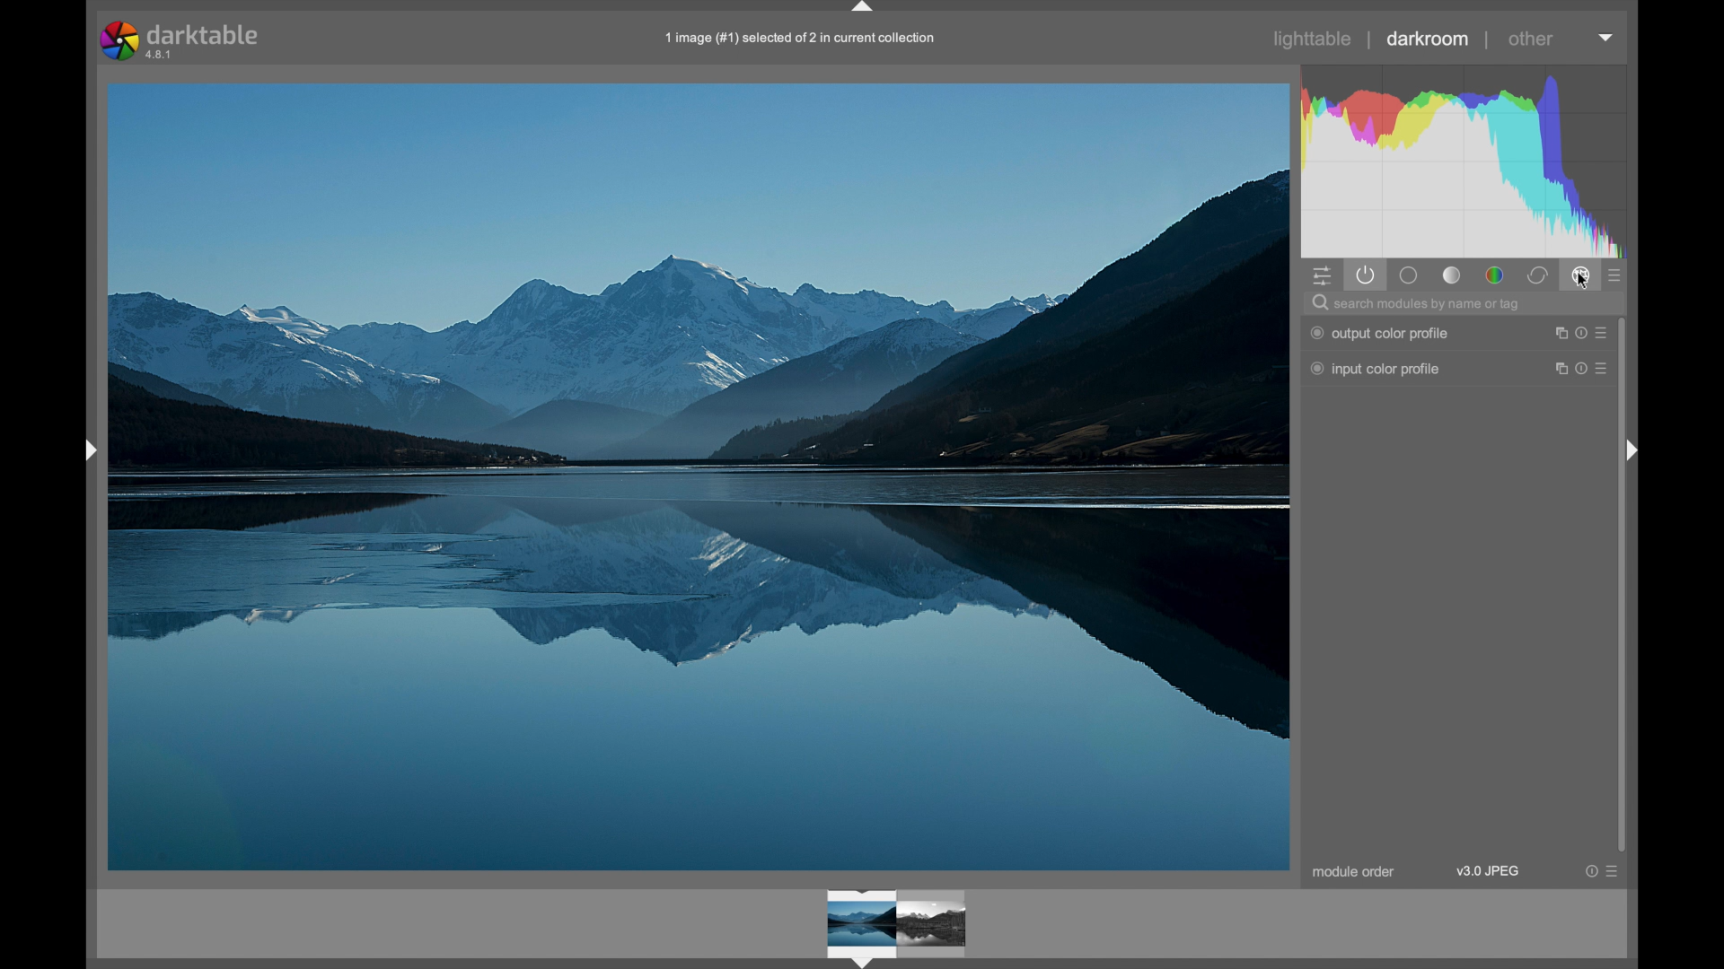 The height and width of the screenshot is (969, 1724). Describe the element at coordinates (1378, 370) in the screenshot. I see `inputcolor profile` at that location.